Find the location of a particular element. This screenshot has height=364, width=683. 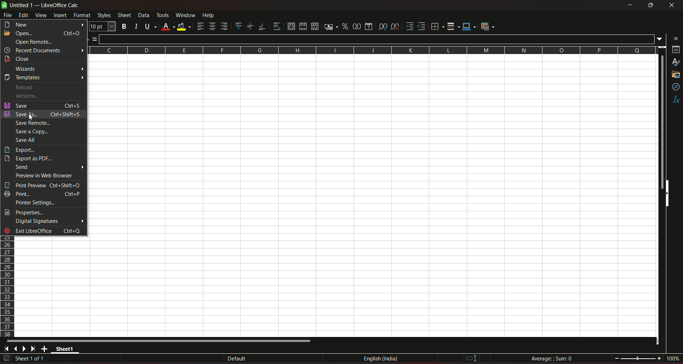

save is located at coordinates (6, 358).